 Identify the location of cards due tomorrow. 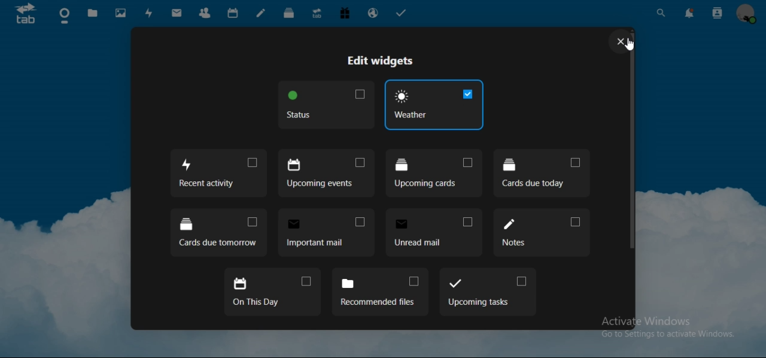
(218, 233).